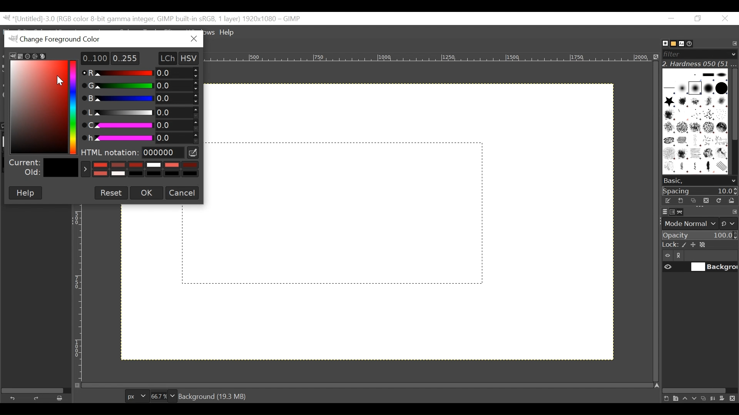  What do you see at coordinates (660, 211) in the screenshot?
I see `Layers` at bounding box center [660, 211].